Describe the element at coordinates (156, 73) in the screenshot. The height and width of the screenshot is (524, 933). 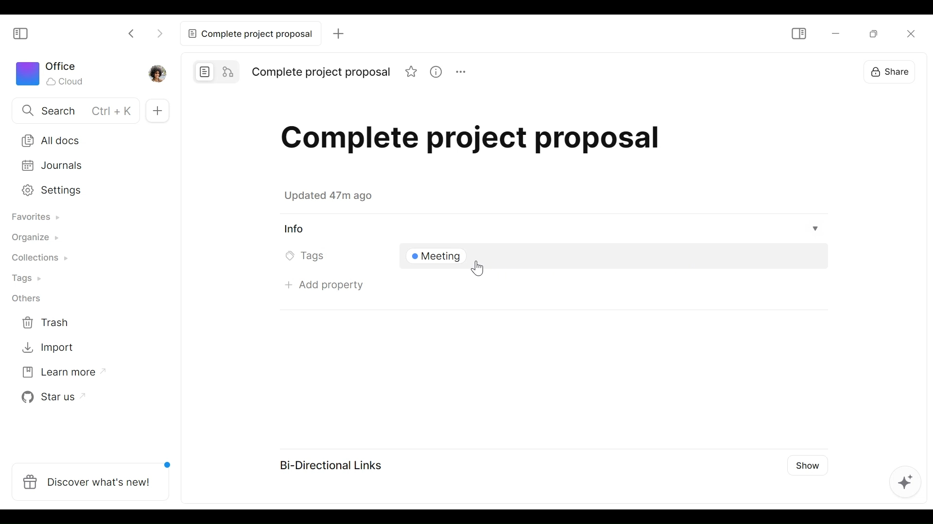
I see `Profile photo` at that location.